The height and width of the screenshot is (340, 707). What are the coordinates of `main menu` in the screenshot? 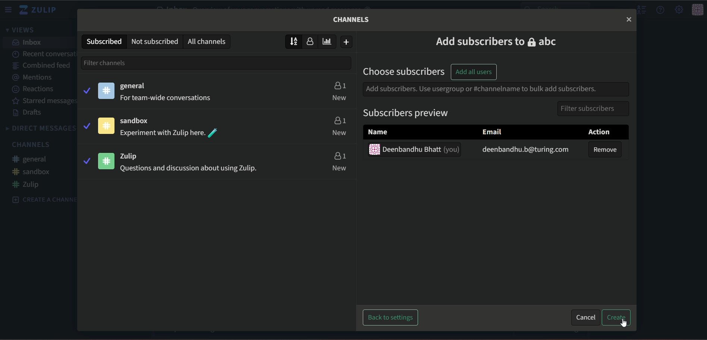 It's located at (678, 9).